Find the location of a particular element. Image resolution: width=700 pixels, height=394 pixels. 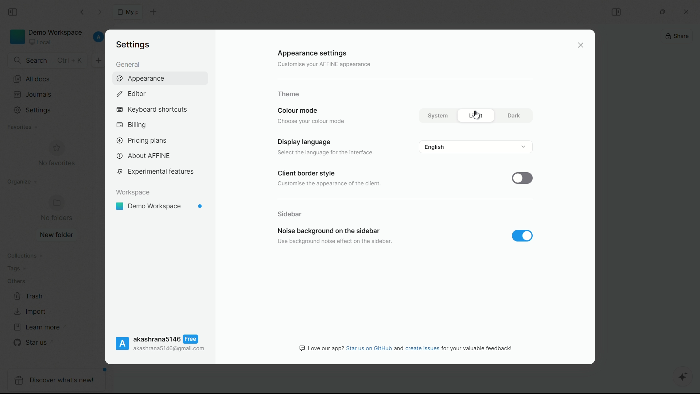

dark is located at coordinates (513, 115).